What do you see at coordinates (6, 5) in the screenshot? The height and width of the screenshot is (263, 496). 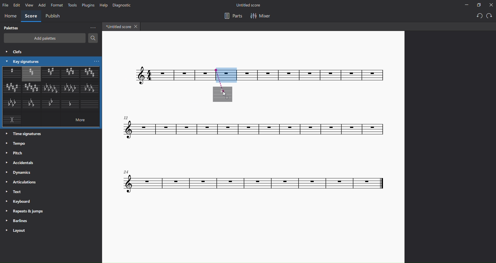 I see `file` at bounding box center [6, 5].